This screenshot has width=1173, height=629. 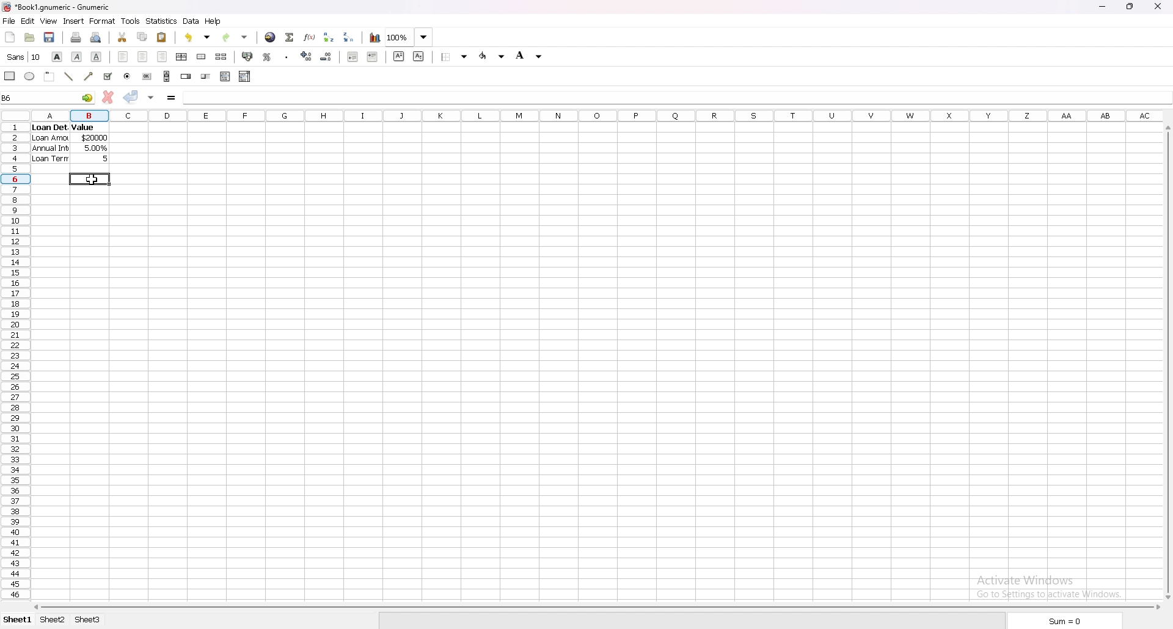 I want to click on tools, so click(x=130, y=21).